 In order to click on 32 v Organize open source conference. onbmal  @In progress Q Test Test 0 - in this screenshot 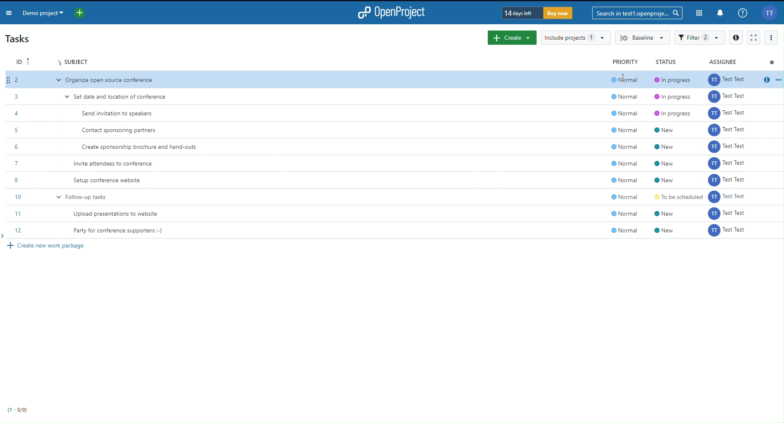, I will do `click(395, 79)`.